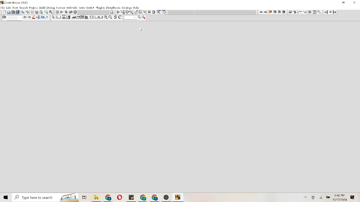 The image size is (360, 202). What do you see at coordinates (24, 7) in the screenshot?
I see `Search` at bounding box center [24, 7].